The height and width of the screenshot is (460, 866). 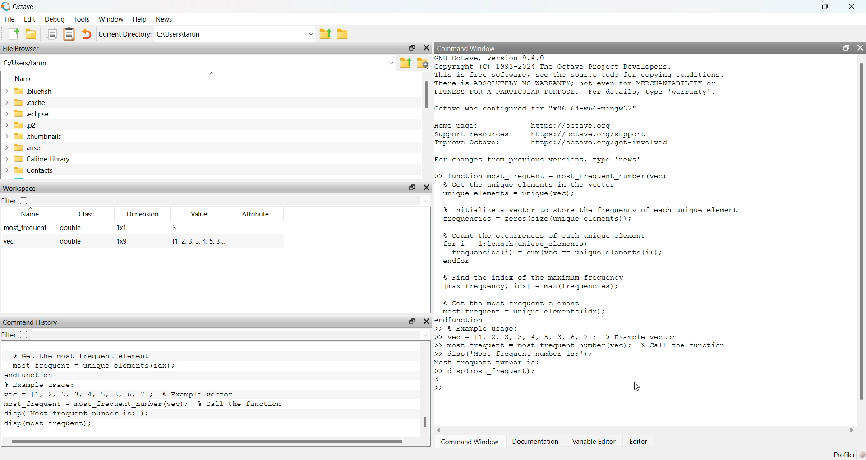 What do you see at coordinates (22, 188) in the screenshot?
I see `Workspace` at bounding box center [22, 188].